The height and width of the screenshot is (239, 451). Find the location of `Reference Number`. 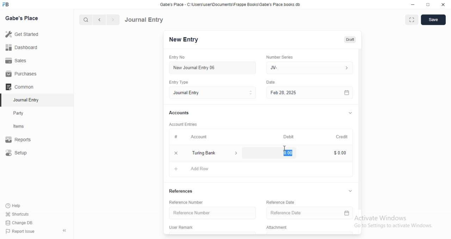

Reference Number is located at coordinates (189, 202).